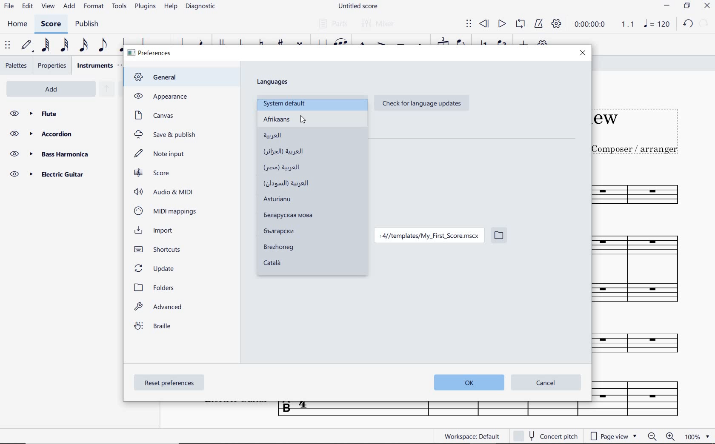 The height and width of the screenshot is (444, 715). I want to click on play, so click(501, 24).